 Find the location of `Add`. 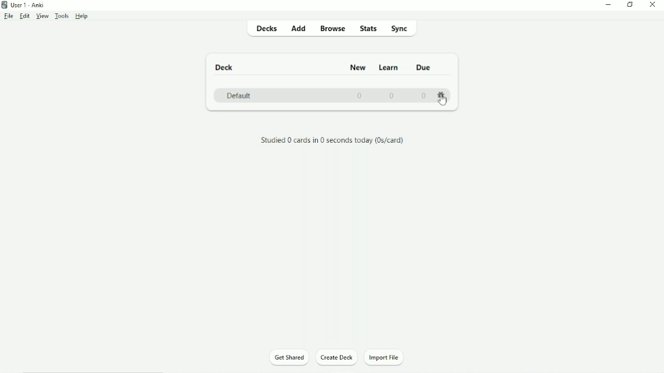

Add is located at coordinates (299, 28).